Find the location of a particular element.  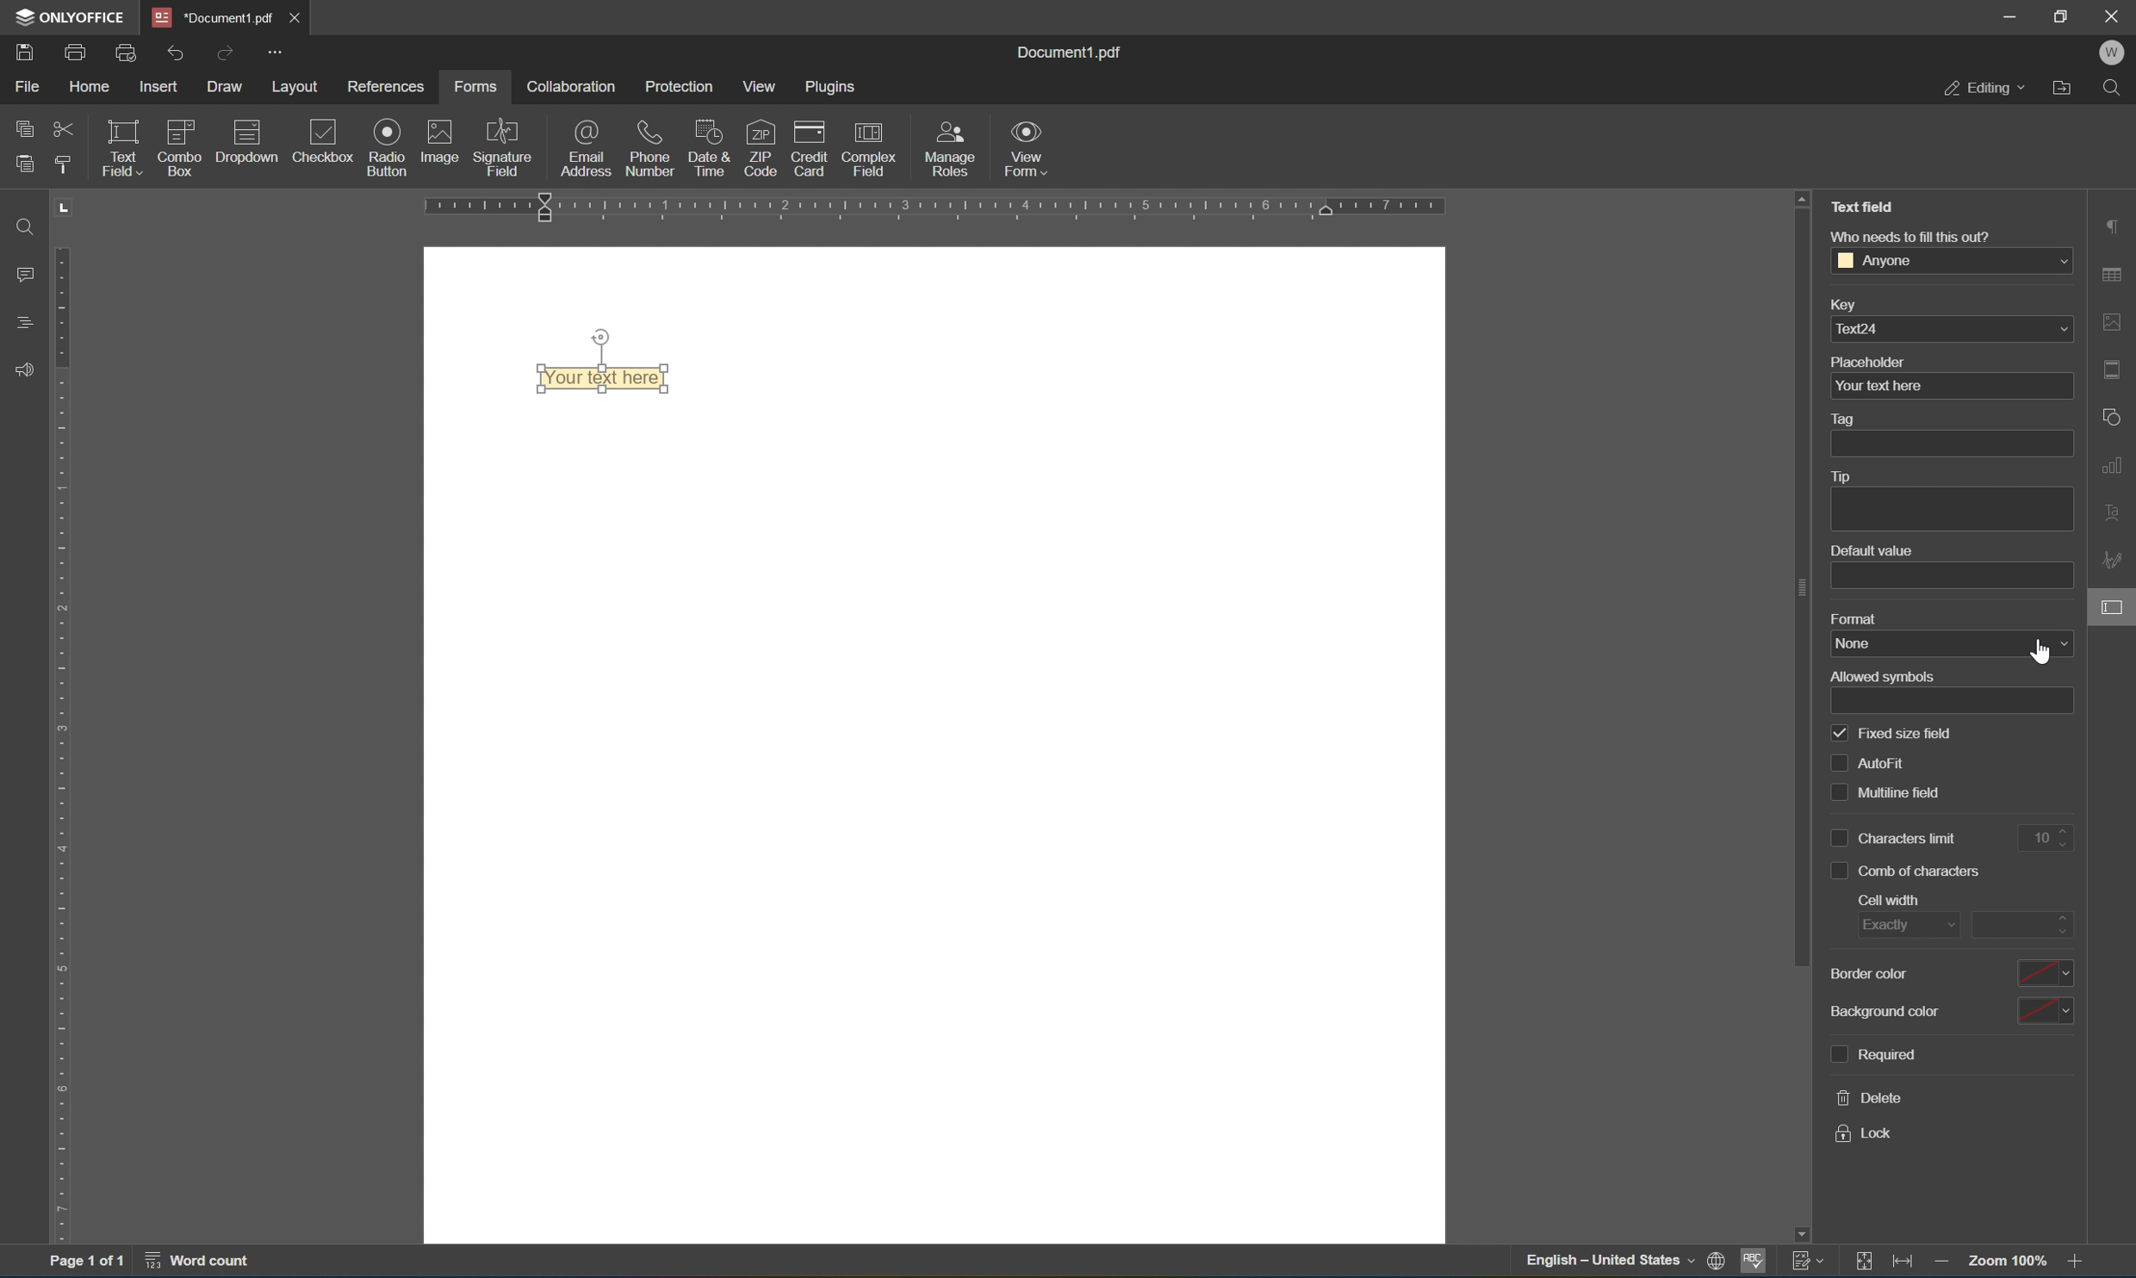

edit cell width is located at coordinates (2021, 925).